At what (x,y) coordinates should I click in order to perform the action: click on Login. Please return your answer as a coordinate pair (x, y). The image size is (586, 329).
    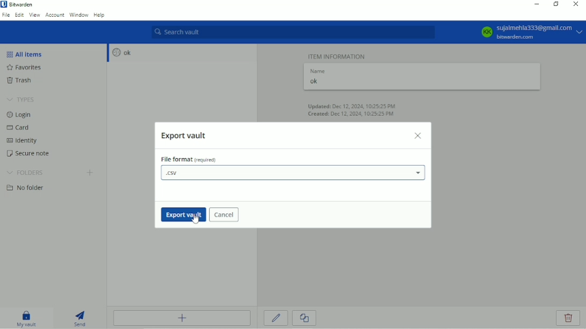
    Looking at the image, I should click on (19, 115).